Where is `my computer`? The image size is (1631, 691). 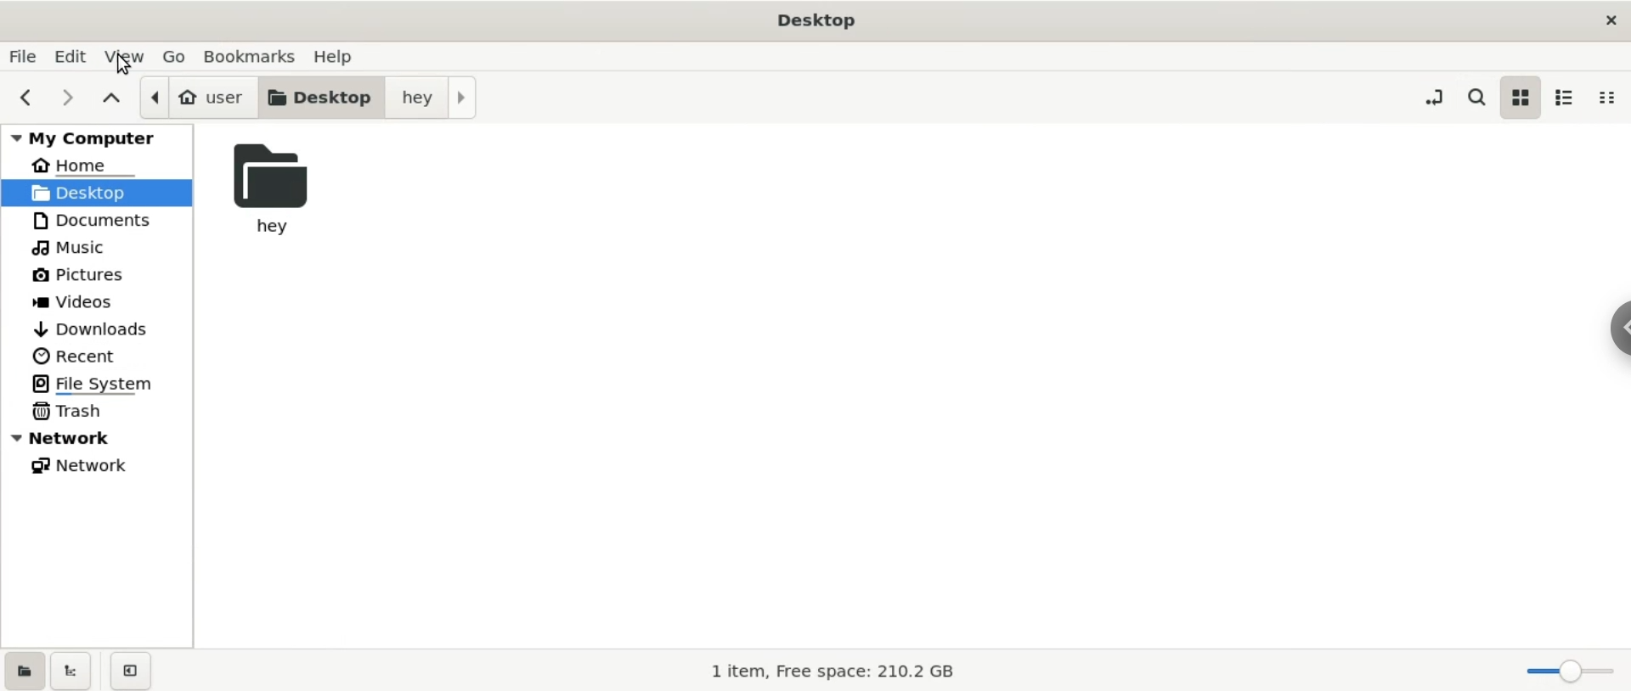 my computer is located at coordinates (98, 138).